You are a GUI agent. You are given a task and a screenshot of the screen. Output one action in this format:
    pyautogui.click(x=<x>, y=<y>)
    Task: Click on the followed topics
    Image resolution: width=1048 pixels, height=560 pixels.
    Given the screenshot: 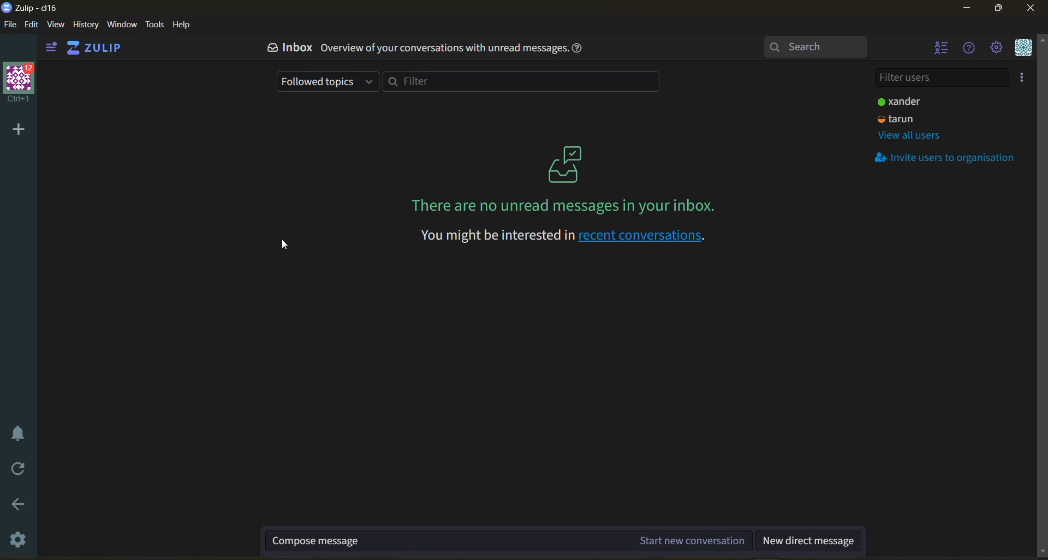 What is the action you would take?
    pyautogui.click(x=328, y=80)
    